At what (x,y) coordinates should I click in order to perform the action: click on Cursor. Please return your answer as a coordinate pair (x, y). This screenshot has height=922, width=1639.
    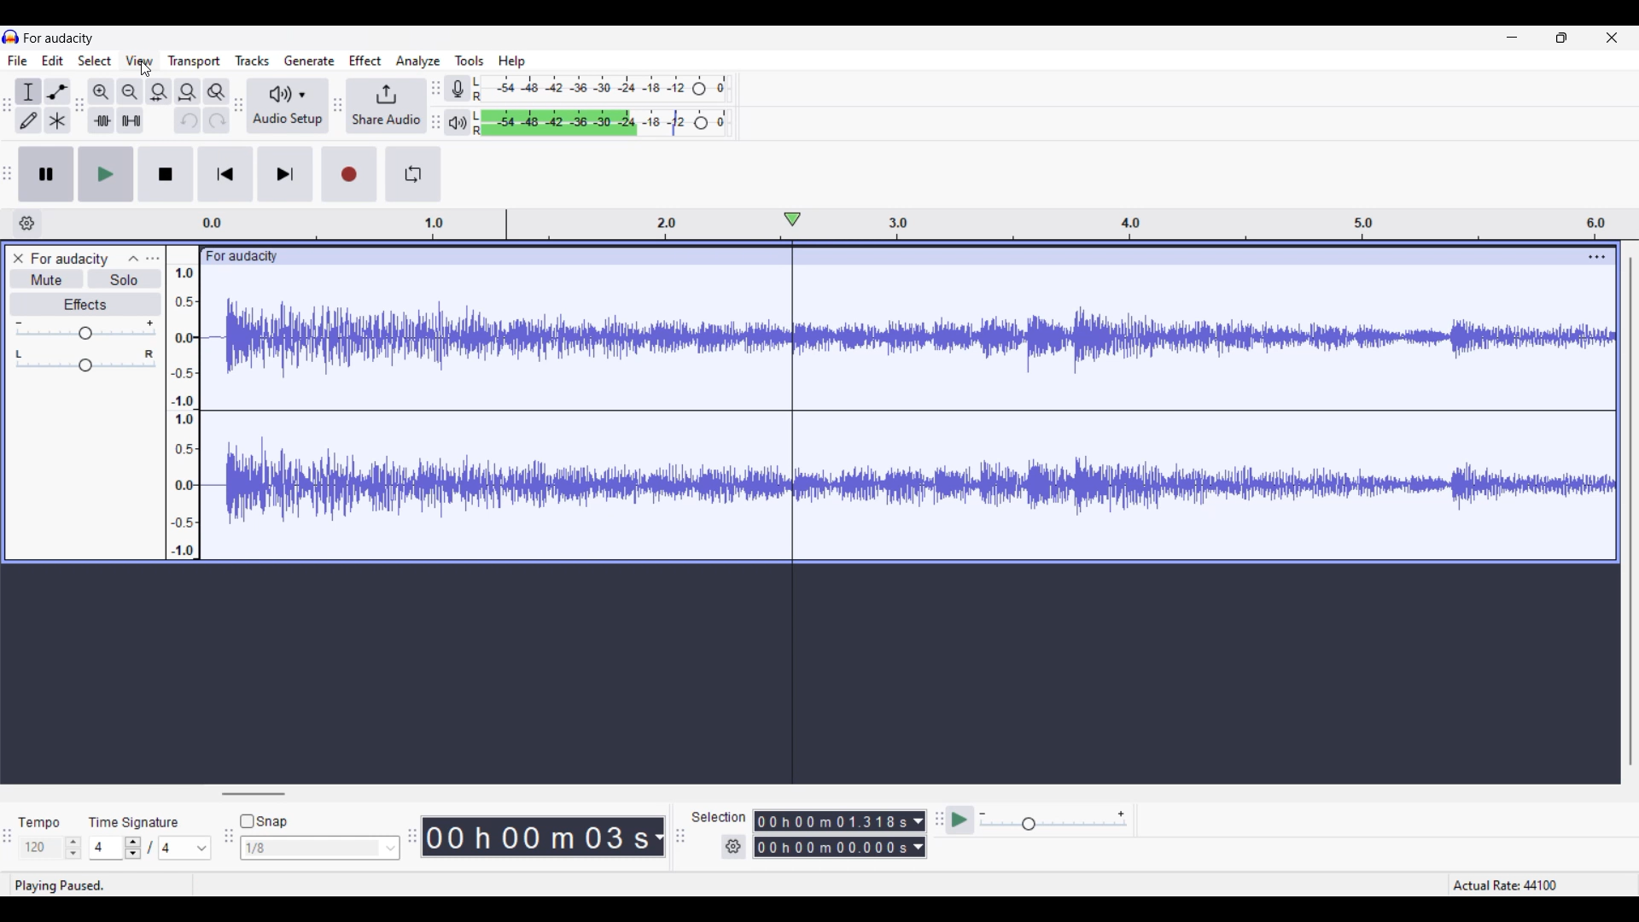
    Looking at the image, I should click on (146, 69).